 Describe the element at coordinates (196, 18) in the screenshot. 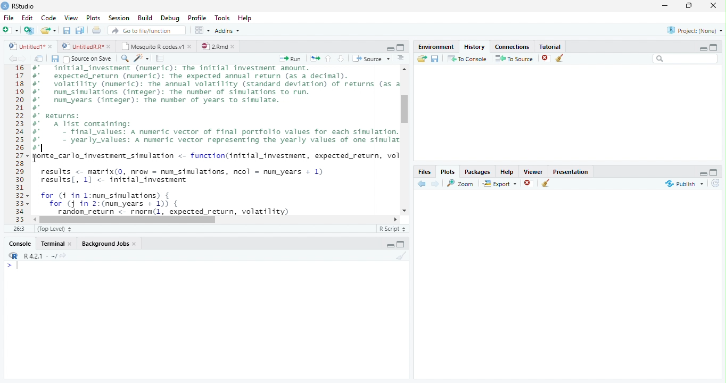

I see `Profile` at that location.